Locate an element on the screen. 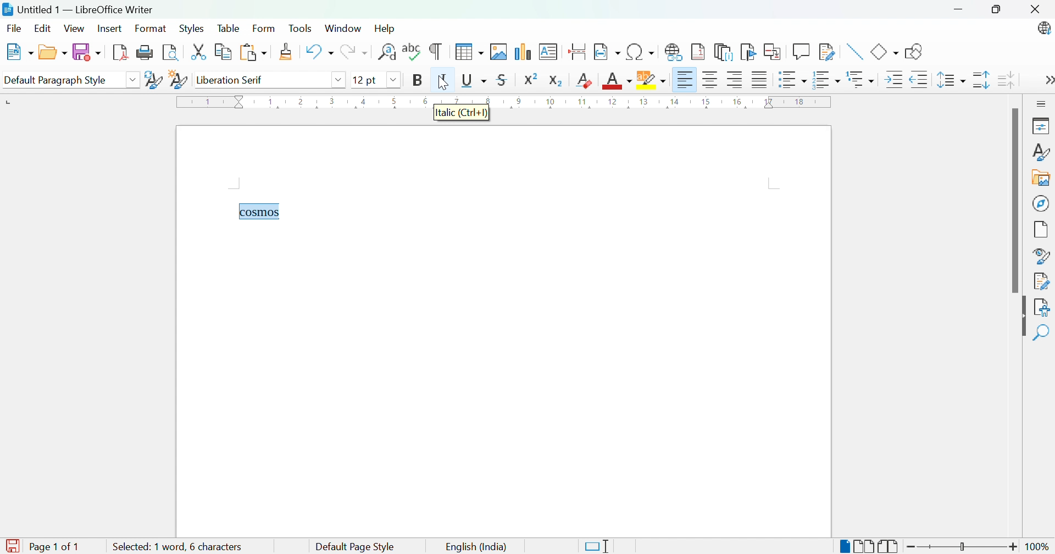 Image resolution: width=1055 pixels, height=554 pixels. Decrease paragraph spacing is located at coordinates (1006, 80).